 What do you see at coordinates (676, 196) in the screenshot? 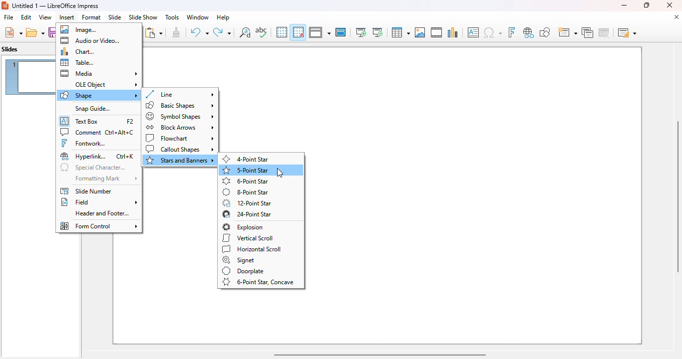
I see `vertical scroll bar` at bounding box center [676, 196].